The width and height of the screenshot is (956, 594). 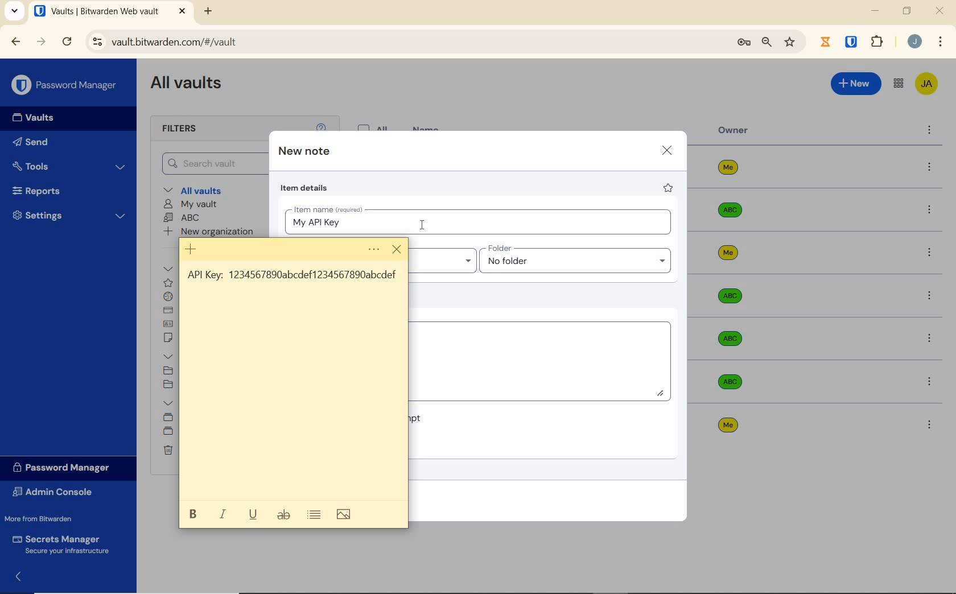 What do you see at coordinates (897, 84) in the screenshot?
I see `toggle between admin console and password manager` at bounding box center [897, 84].